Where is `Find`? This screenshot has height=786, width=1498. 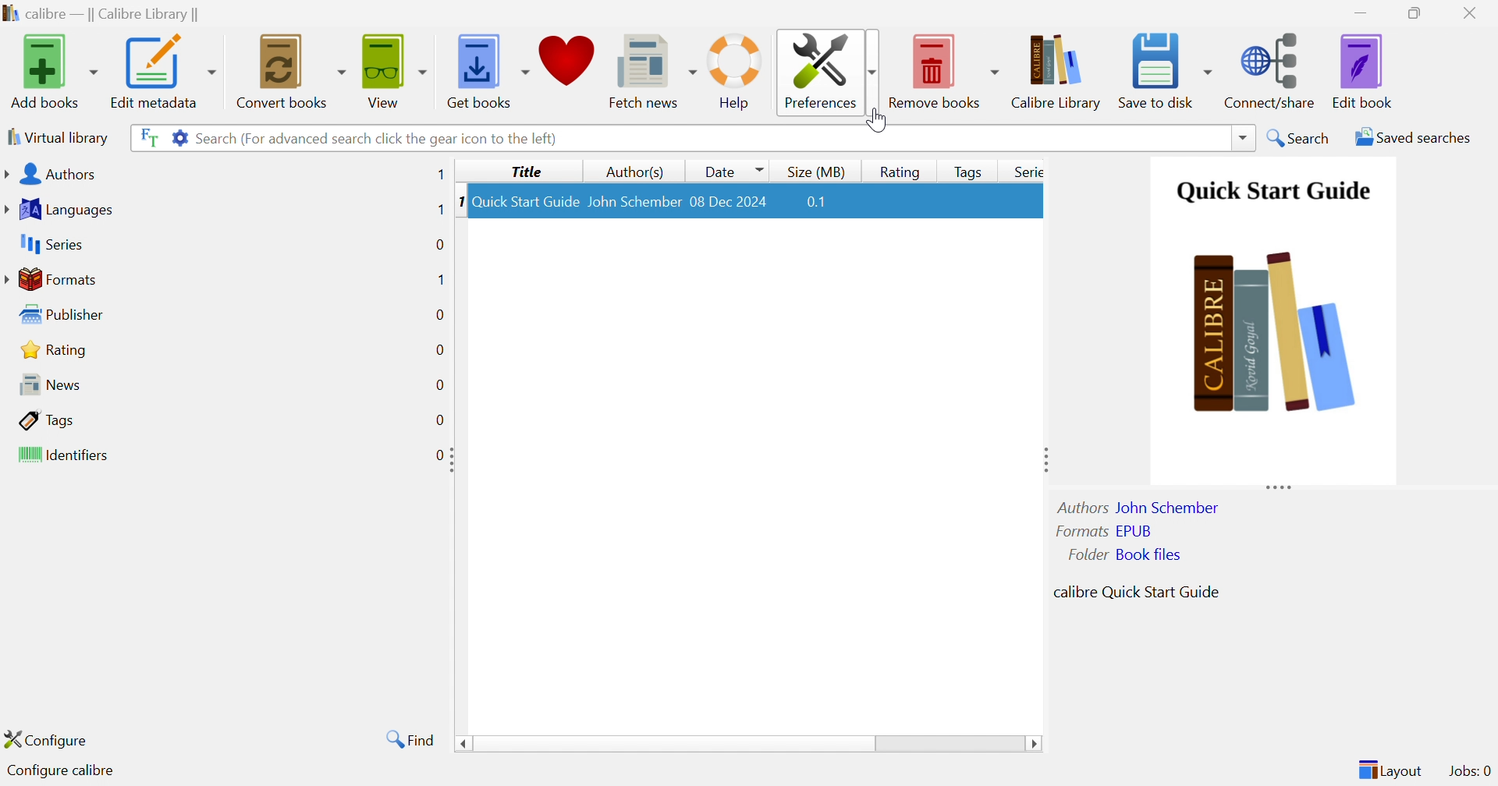
Find is located at coordinates (407, 738).